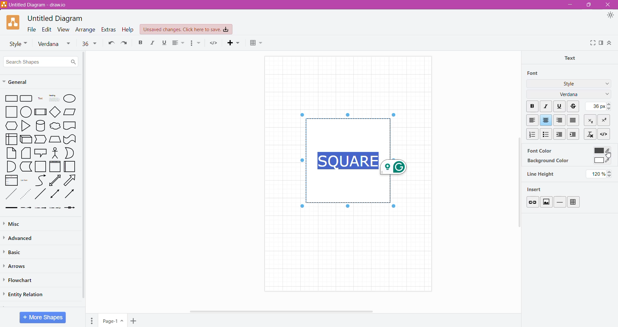 The height and width of the screenshot is (327, 618). I want to click on Italic, so click(151, 43).